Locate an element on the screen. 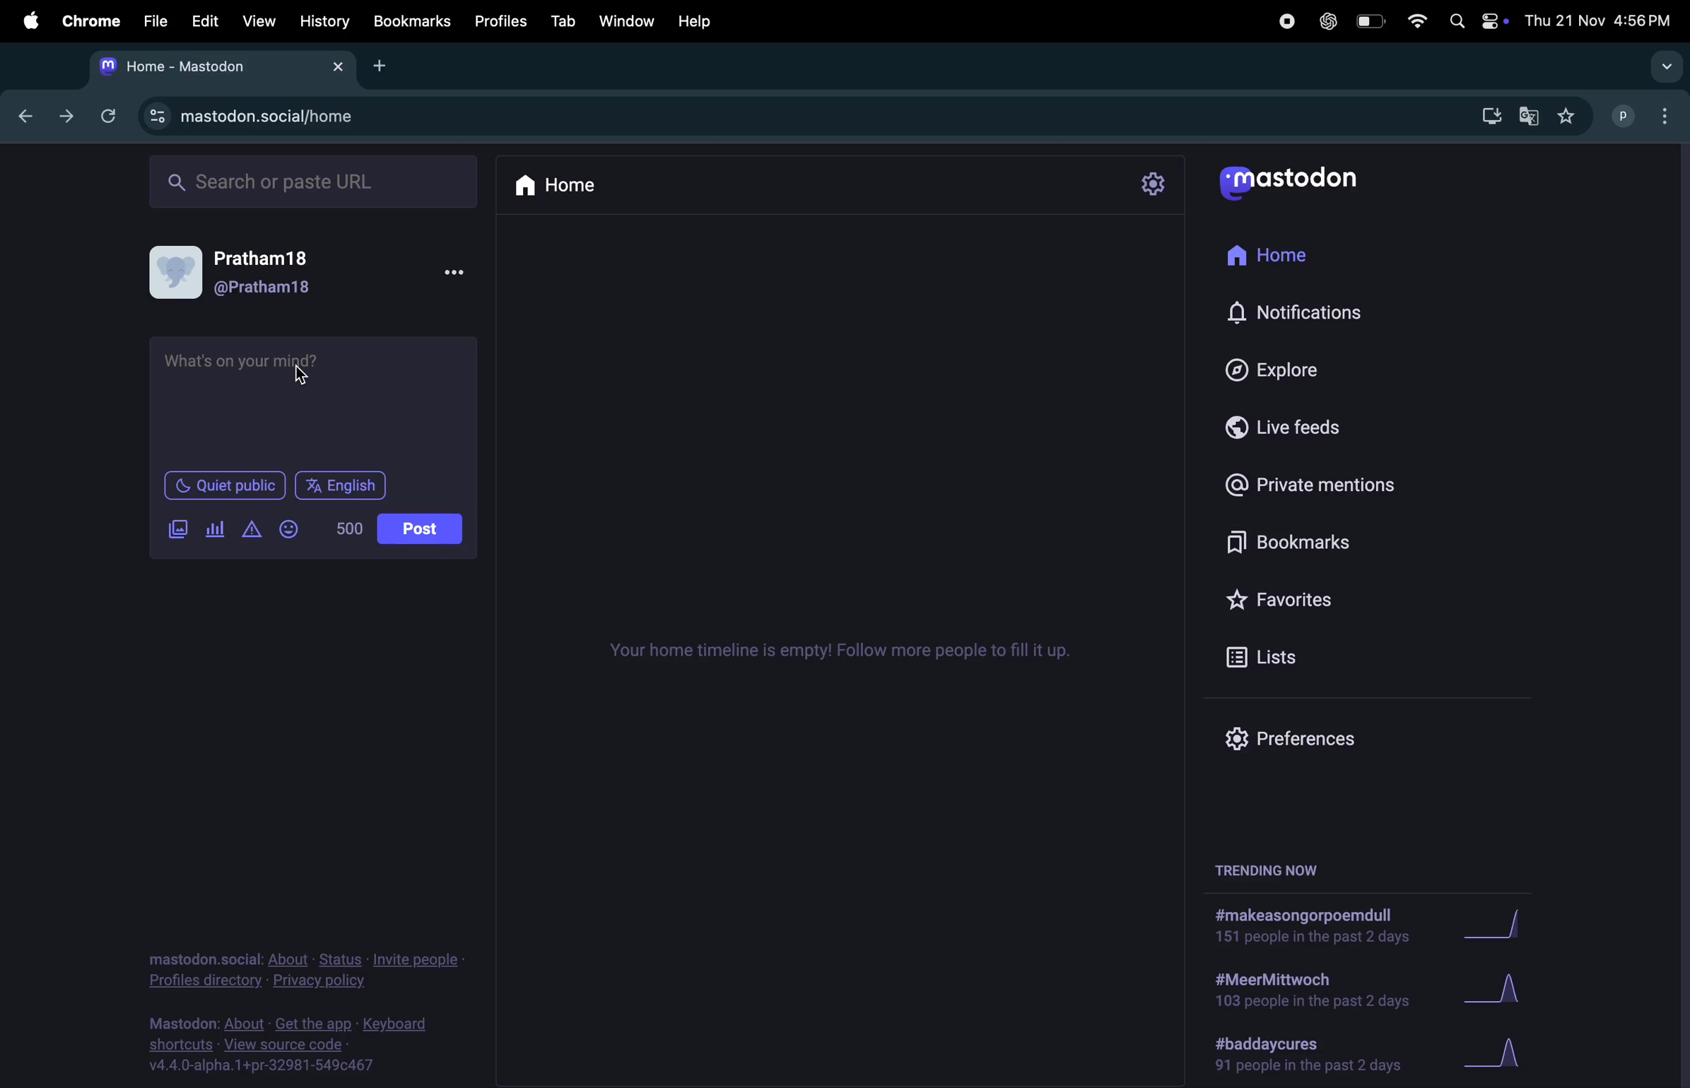  smiley is located at coordinates (292, 531).